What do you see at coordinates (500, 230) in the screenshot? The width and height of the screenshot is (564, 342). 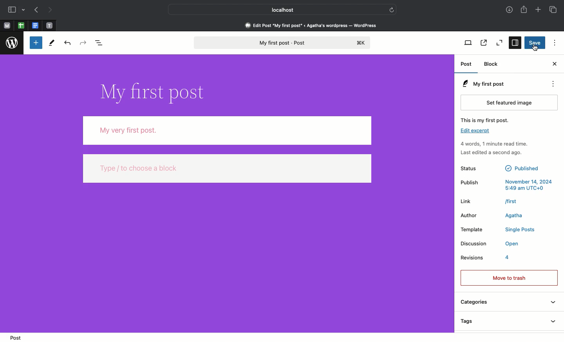 I see `template` at bounding box center [500, 230].